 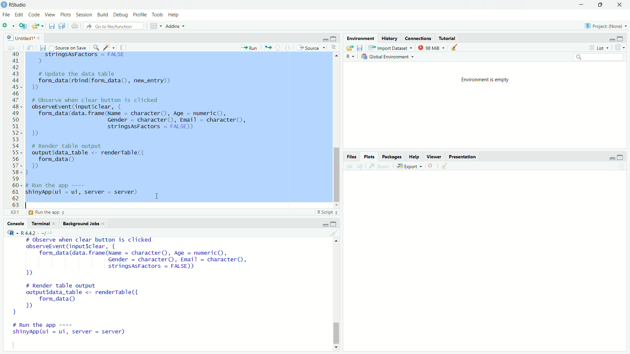 What do you see at coordinates (30, 204) in the screenshot?
I see `typing cursor` at bounding box center [30, 204].